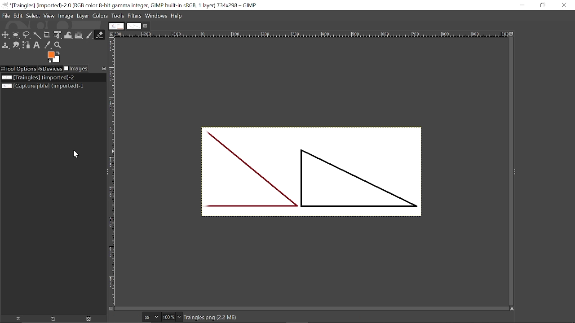 The width and height of the screenshot is (575, 323). Describe the element at coordinates (46, 35) in the screenshot. I see `Crop tool` at that location.